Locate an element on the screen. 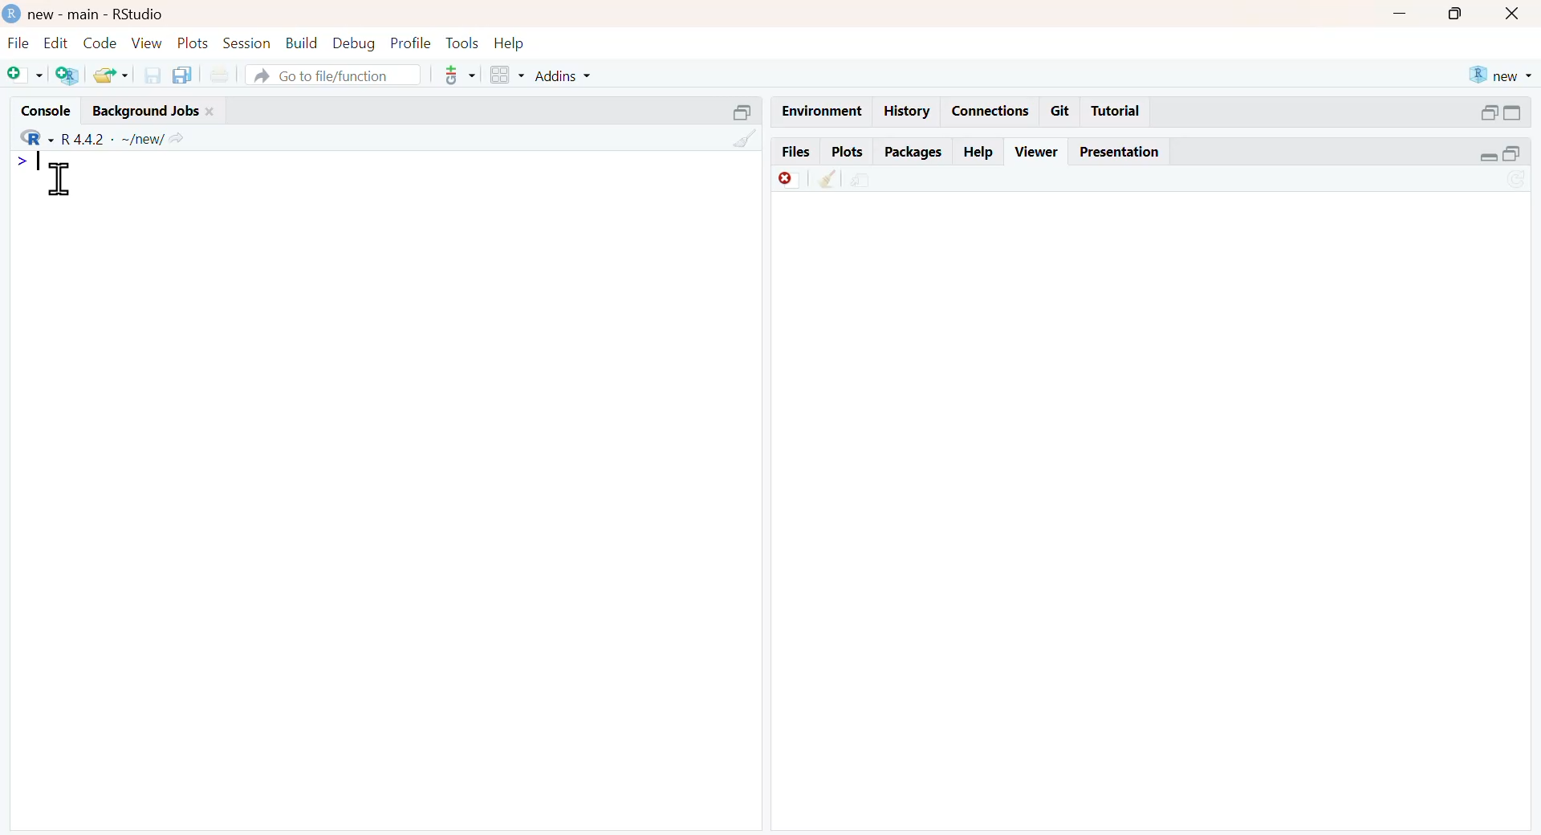  code is located at coordinates (100, 42).